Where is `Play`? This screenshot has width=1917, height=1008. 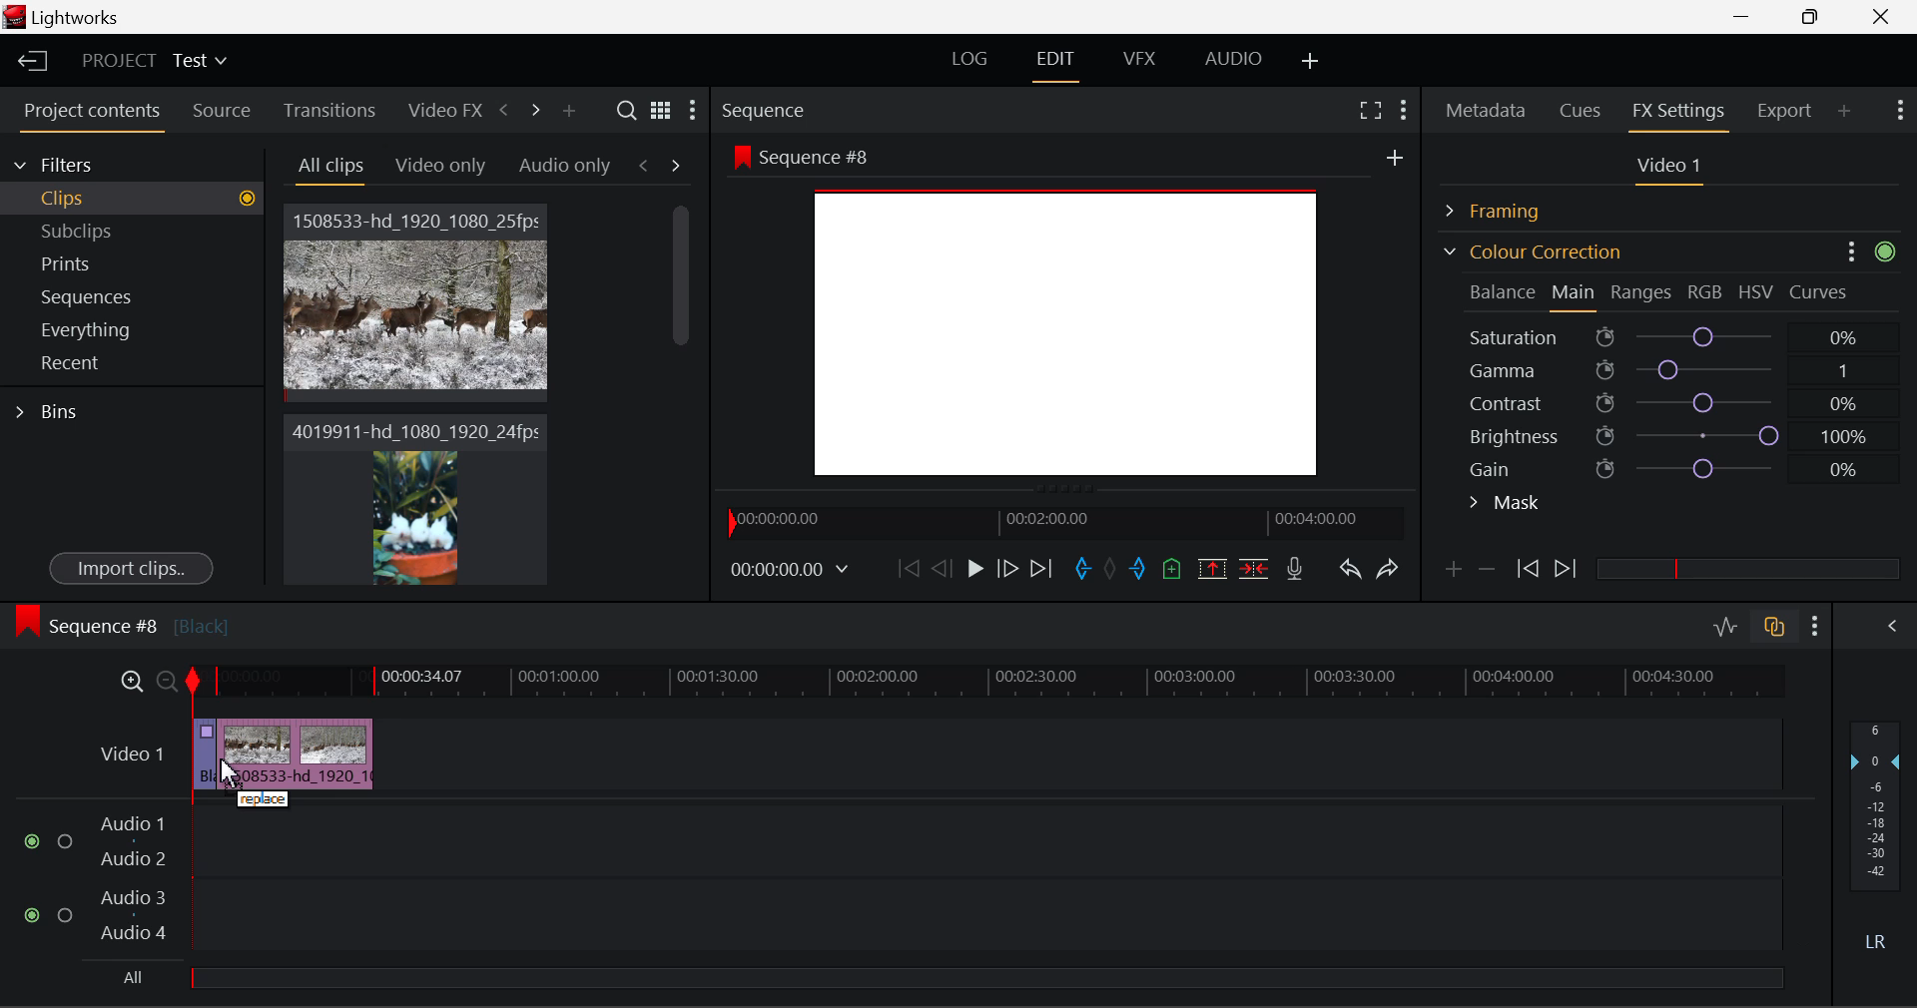
Play is located at coordinates (972, 570).